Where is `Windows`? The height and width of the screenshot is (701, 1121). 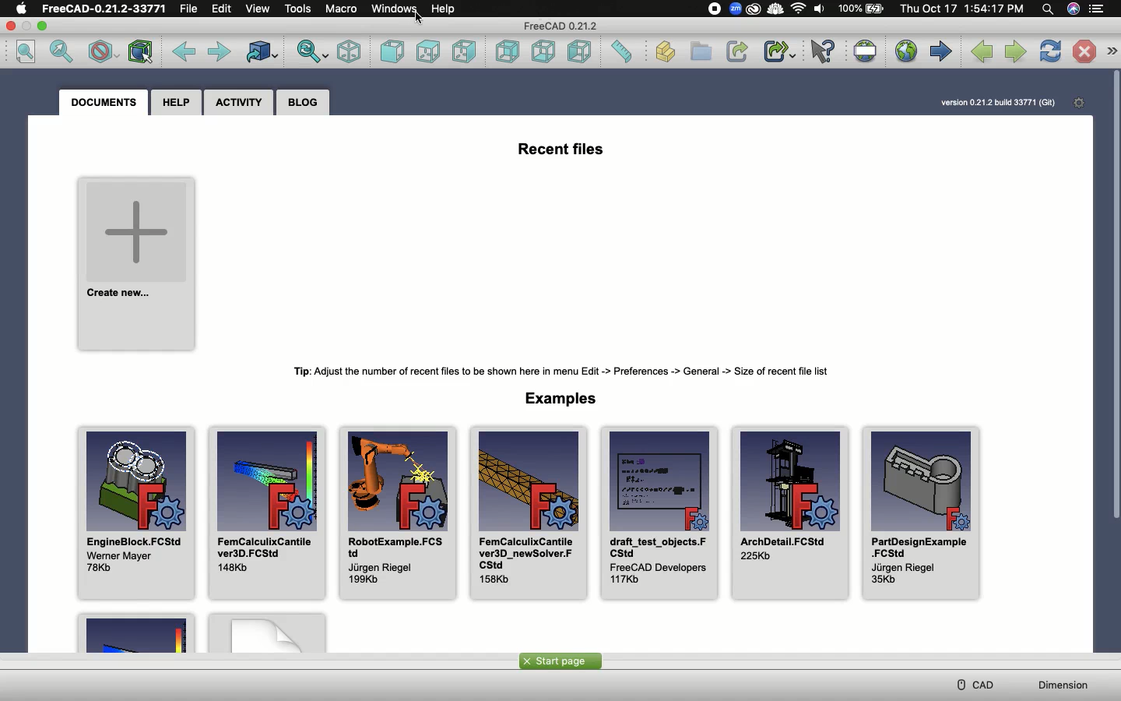 Windows is located at coordinates (395, 9).